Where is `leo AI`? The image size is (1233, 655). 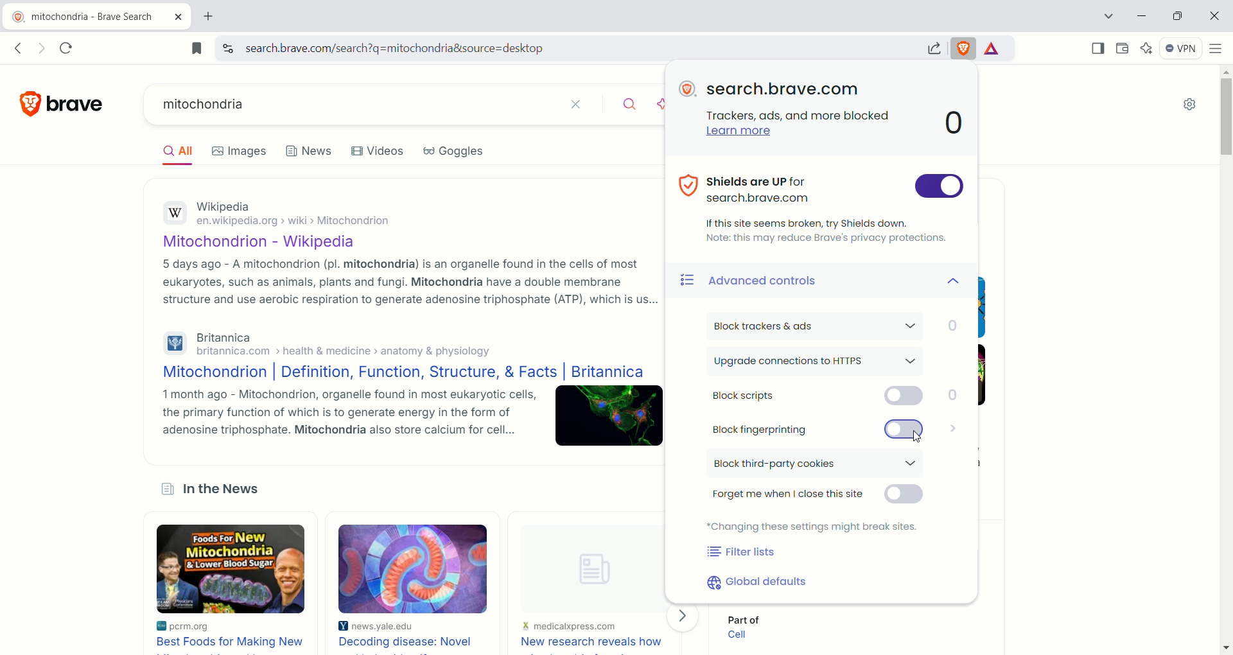
leo AI is located at coordinates (1148, 48).